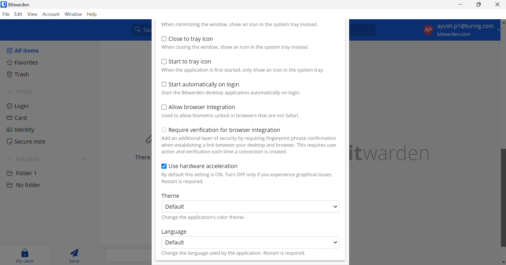  What do you see at coordinates (205, 85) in the screenshot?
I see `Start automatically on login` at bounding box center [205, 85].